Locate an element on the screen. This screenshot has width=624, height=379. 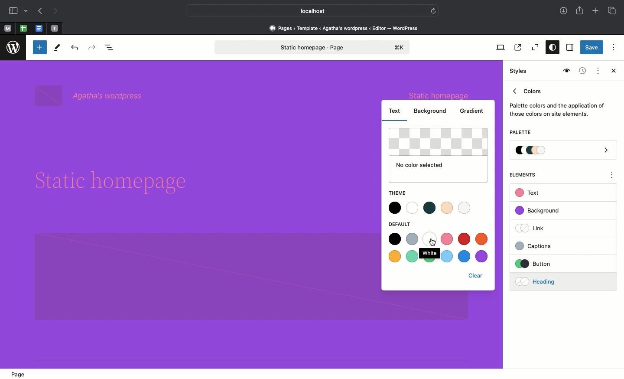
Save is located at coordinates (592, 48).